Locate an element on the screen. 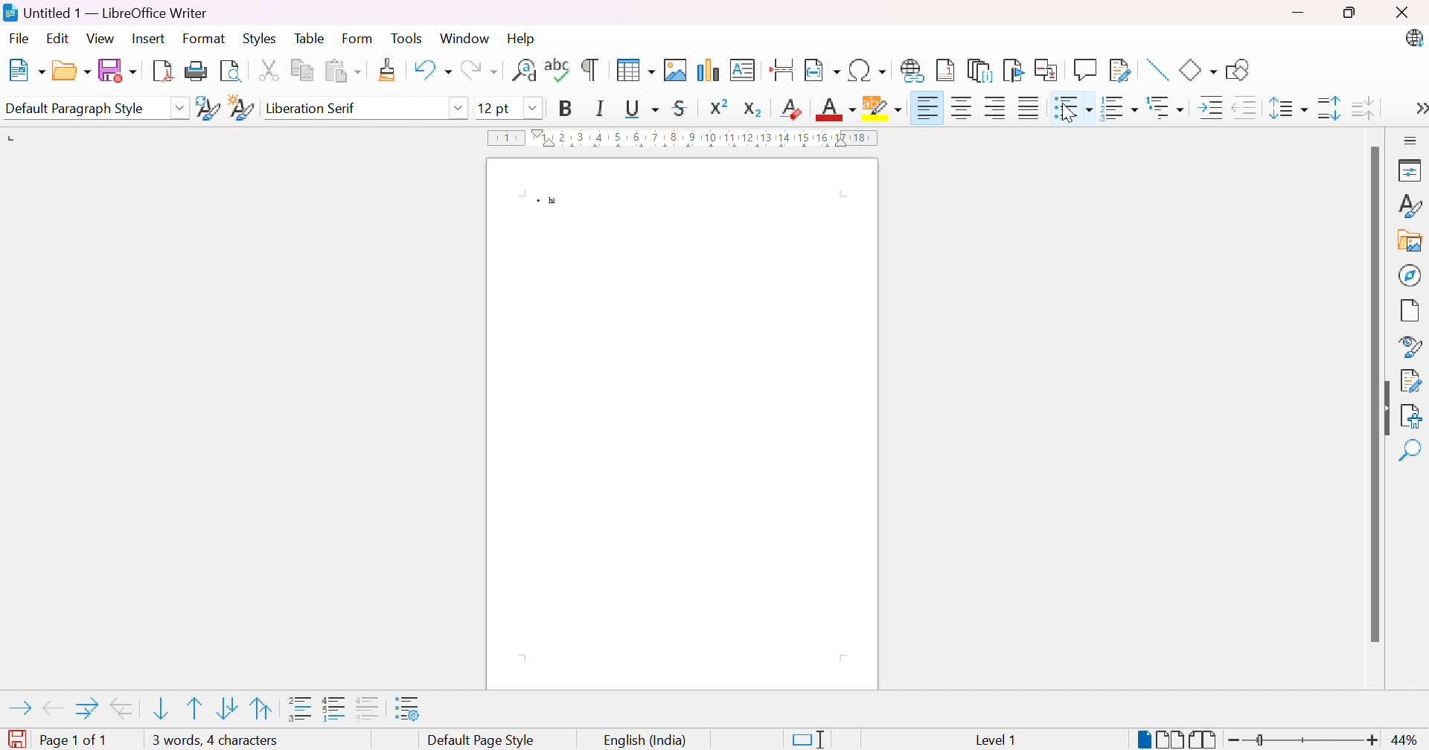 The width and height of the screenshot is (1429, 750). Move item down with subpoints is located at coordinates (226, 708).